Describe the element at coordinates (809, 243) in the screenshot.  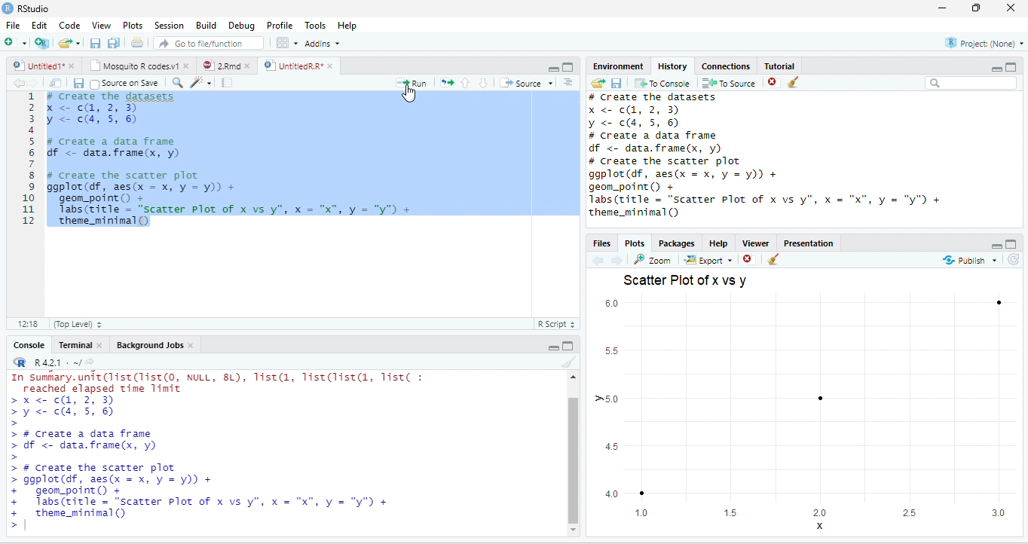
I see `Presentation` at that location.